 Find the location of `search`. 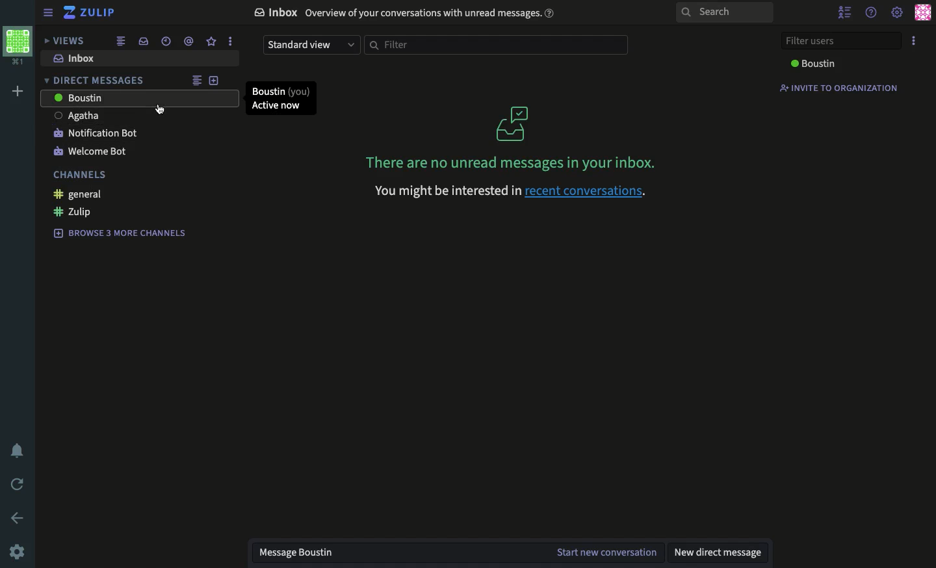

search is located at coordinates (722, 13).